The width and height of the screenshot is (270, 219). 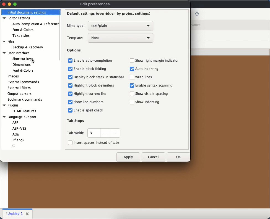 I want to click on checkbox enabled, so click(x=132, y=85).